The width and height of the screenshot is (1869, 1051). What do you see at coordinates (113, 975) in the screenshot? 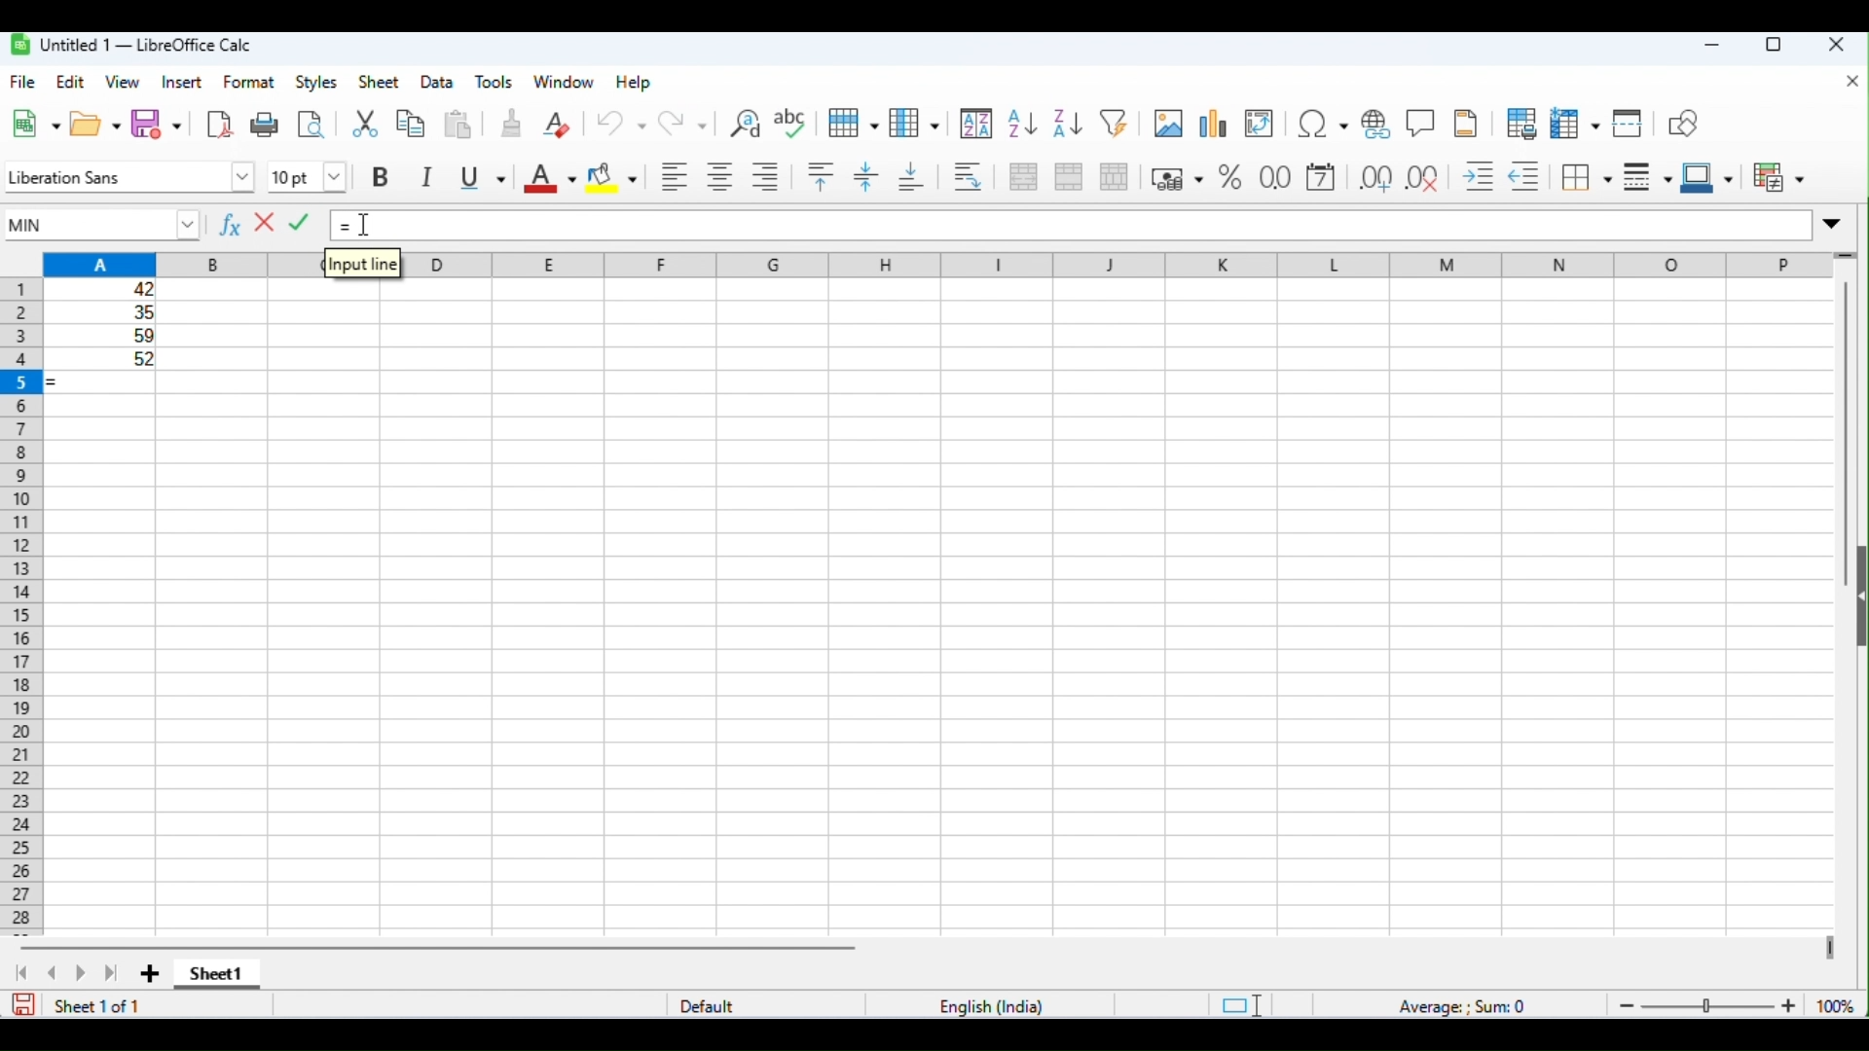
I see `last sheet` at bounding box center [113, 975].